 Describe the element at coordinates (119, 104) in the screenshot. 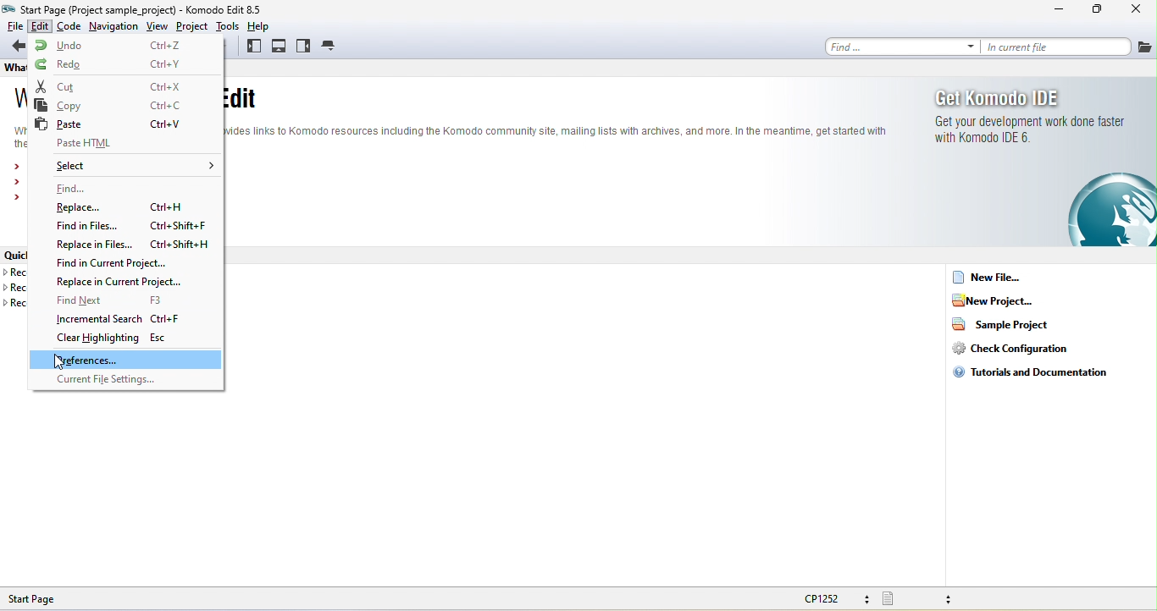

I see `copy` at that location.